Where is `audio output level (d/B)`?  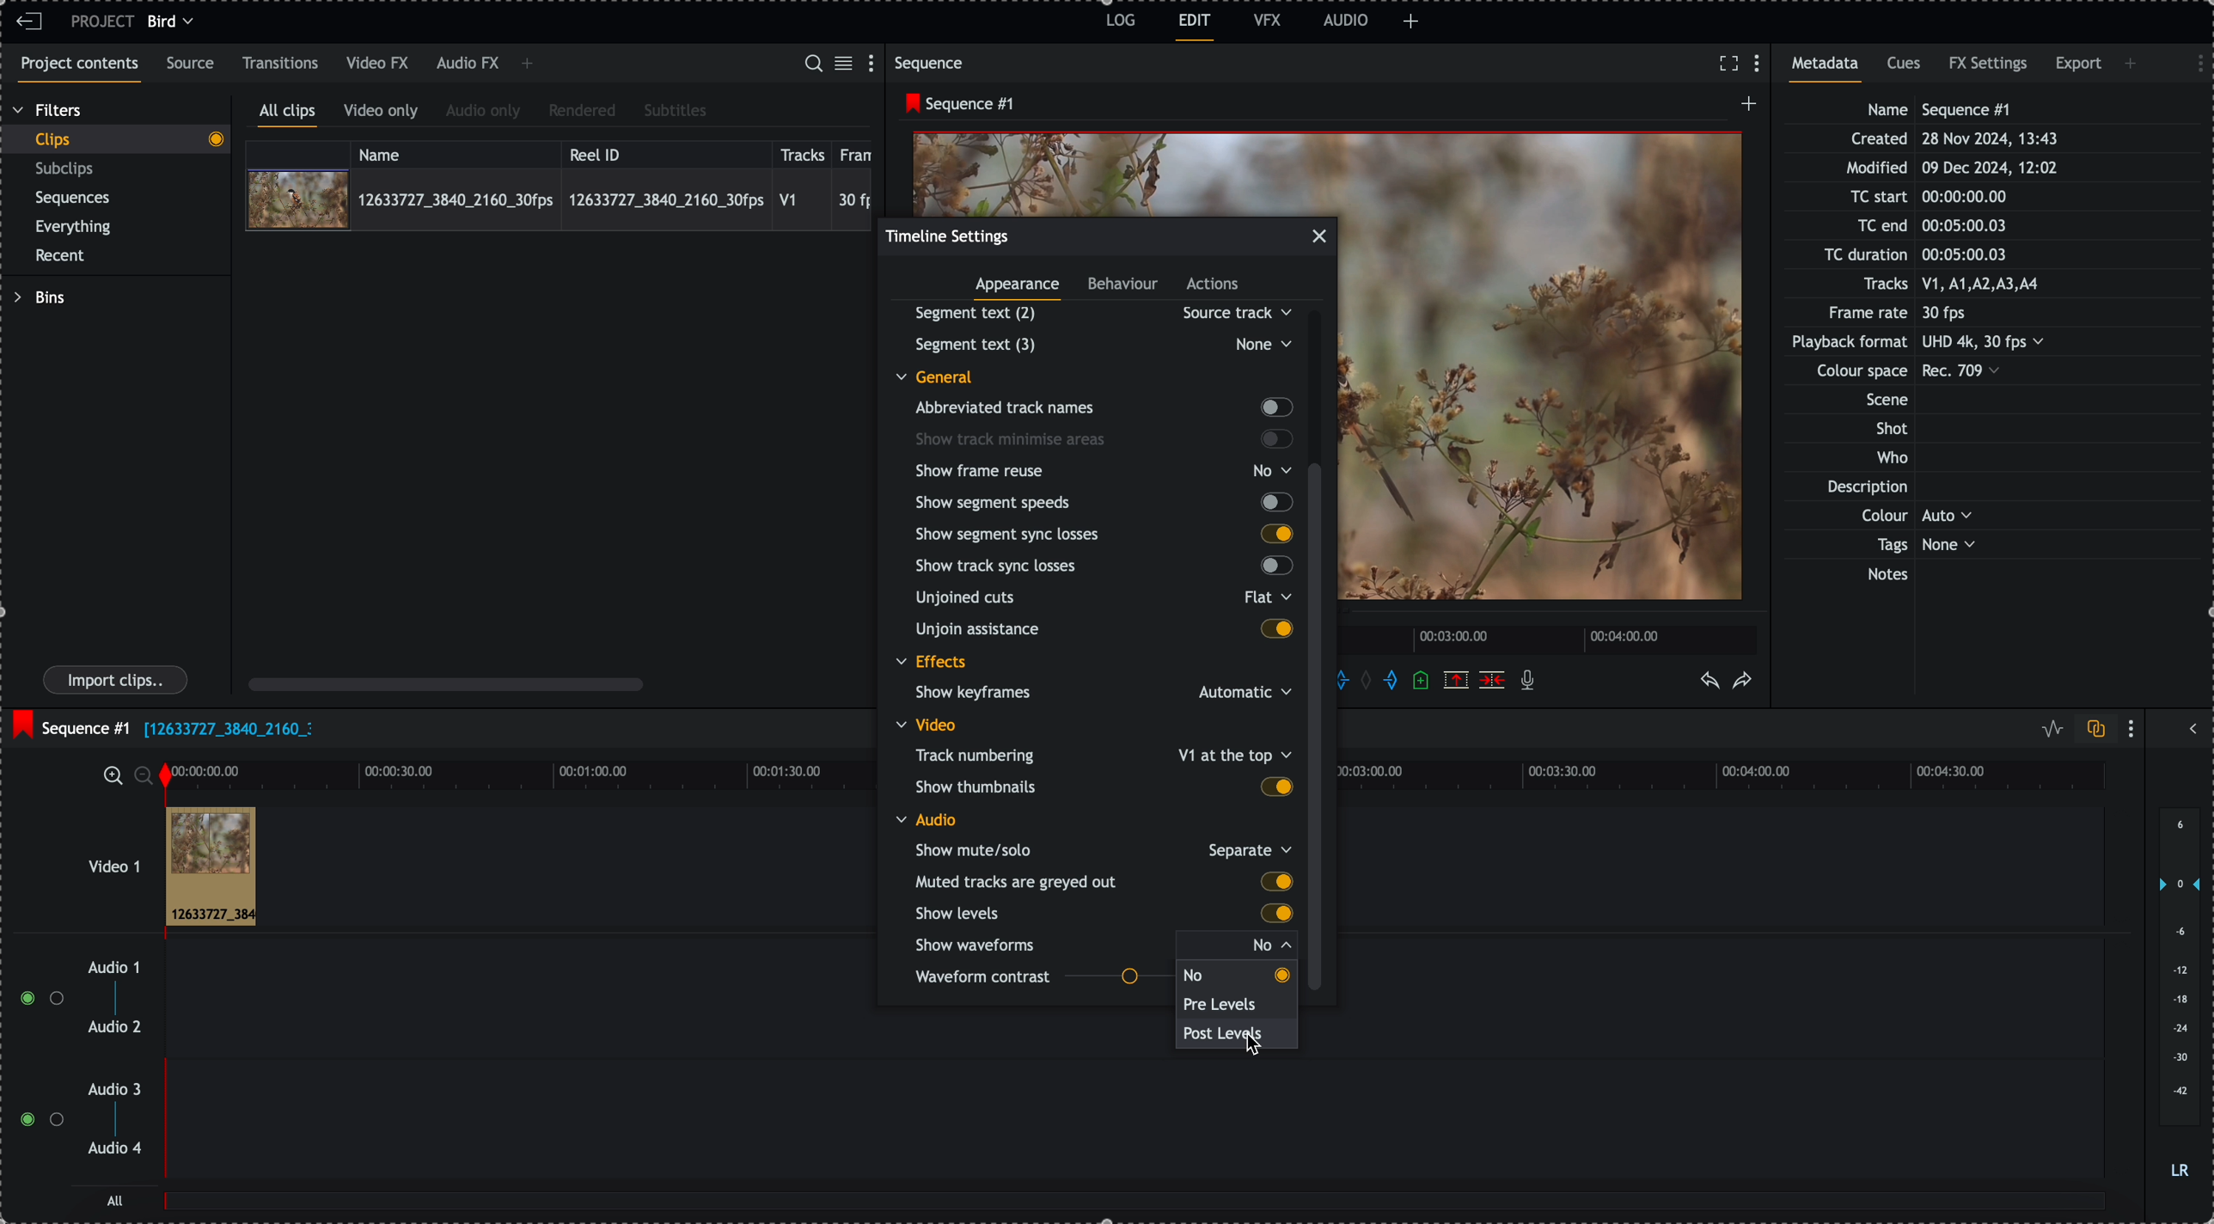 audio output level (d/B) is located at coordinates (2178, 994).